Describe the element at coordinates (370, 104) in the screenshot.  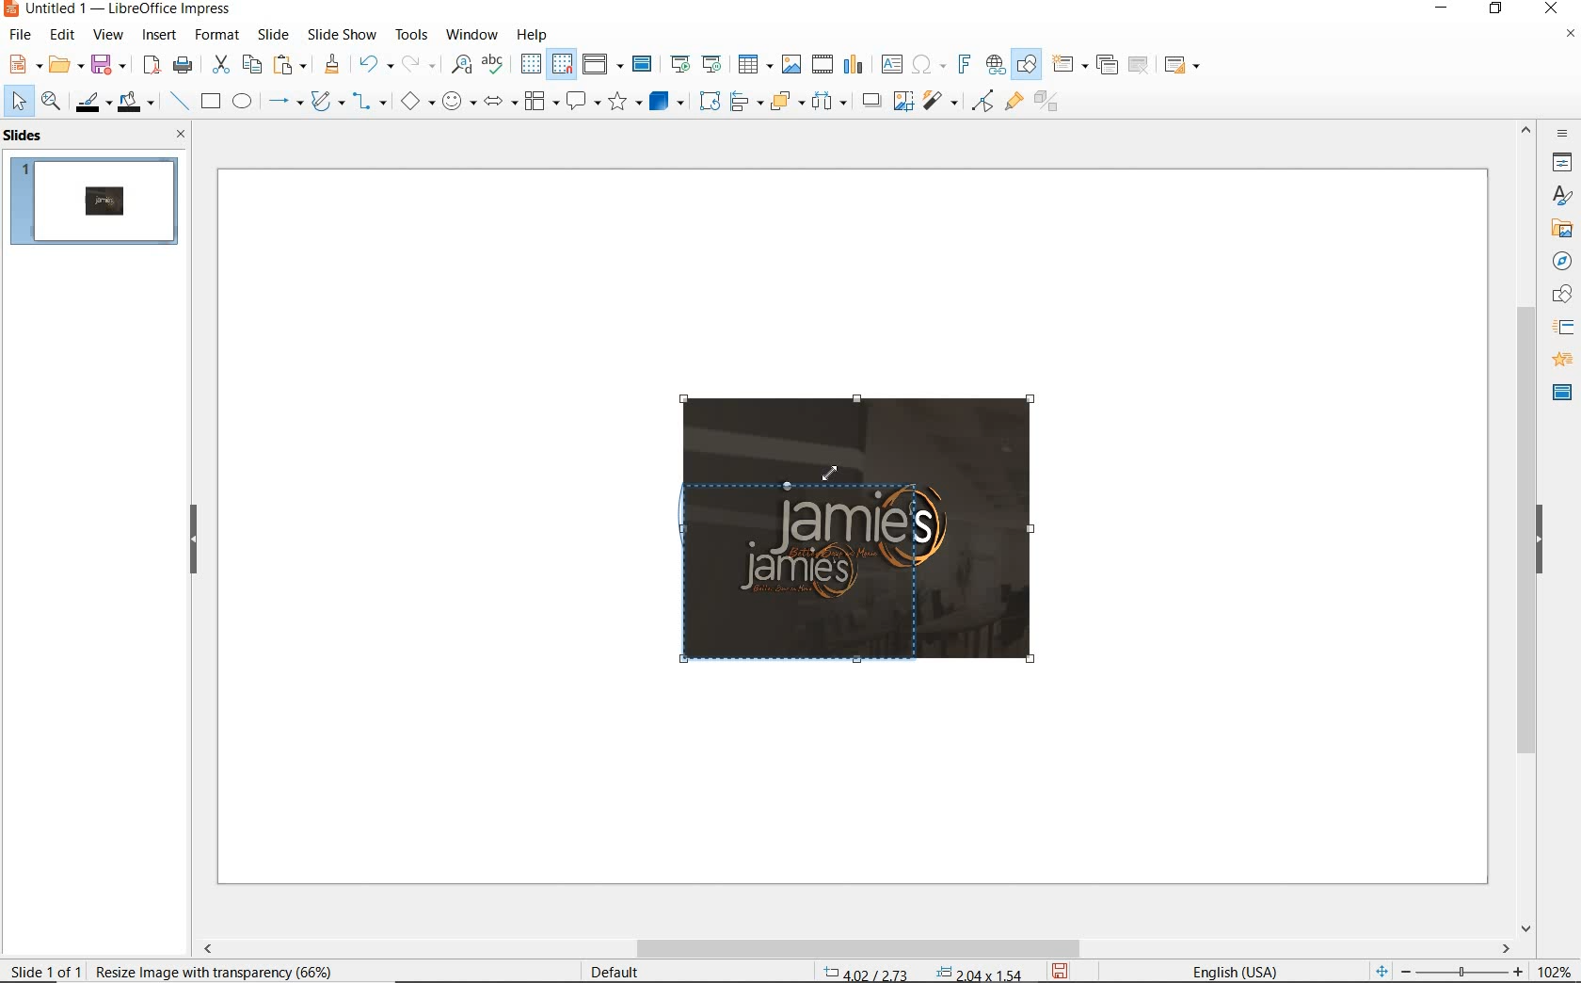
I see `connectors` at that location.